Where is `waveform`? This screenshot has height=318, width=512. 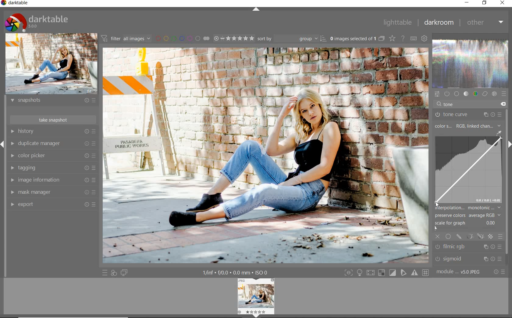 waveform is located at coordinates (471, 64).